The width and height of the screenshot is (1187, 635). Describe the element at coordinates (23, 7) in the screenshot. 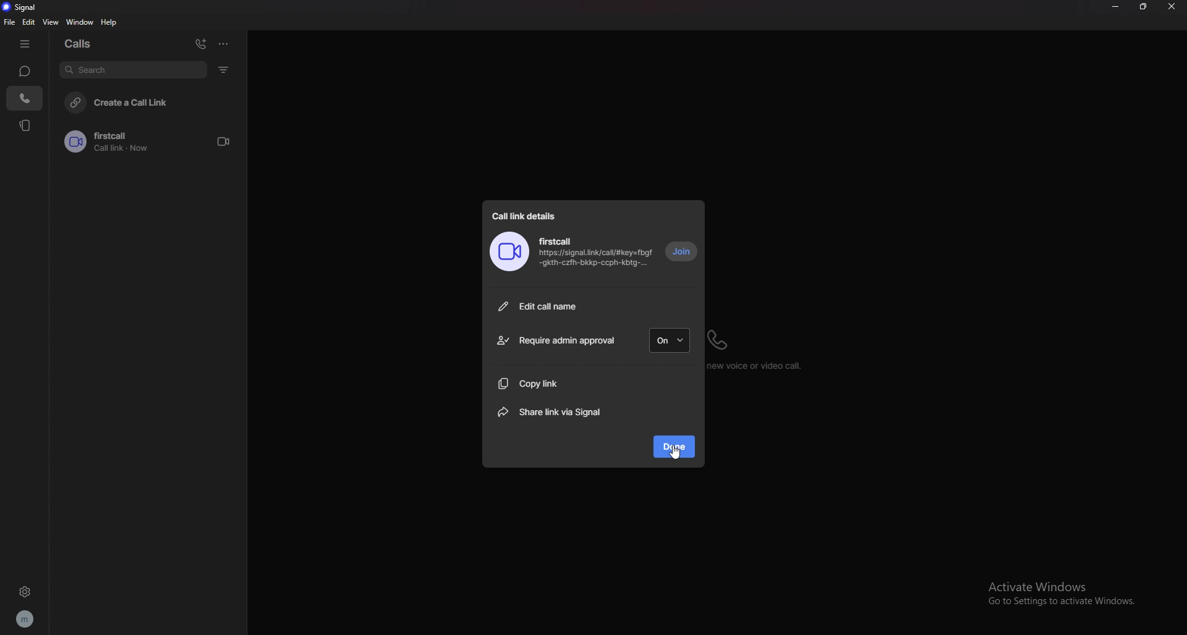

I see `signal` at that location.